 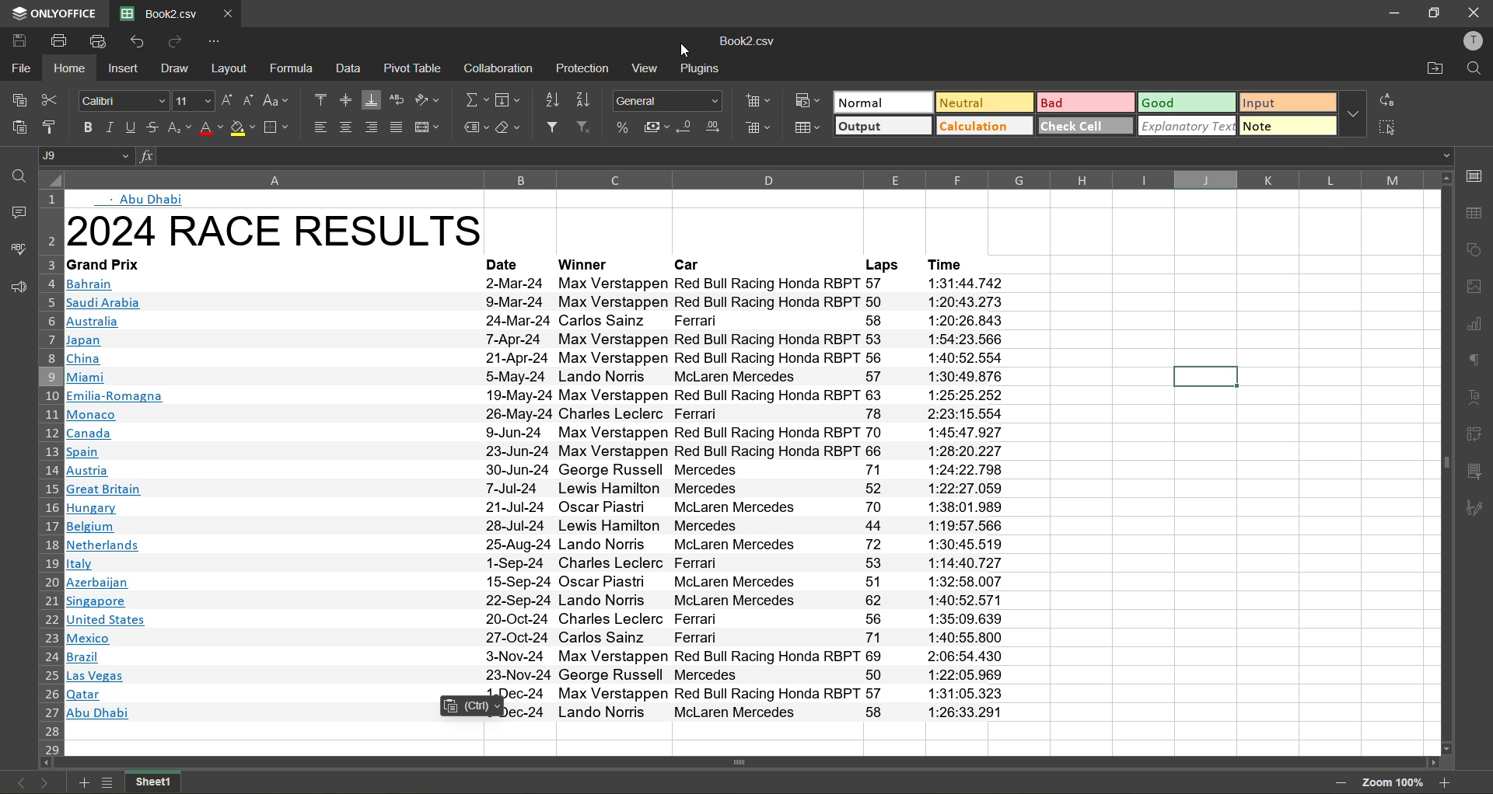 I want to click on change case, so click(x=281, y=97).